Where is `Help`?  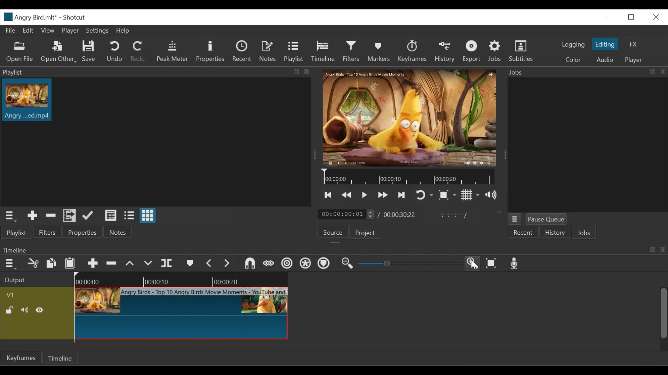
Help is located at coordinates (123, 31).